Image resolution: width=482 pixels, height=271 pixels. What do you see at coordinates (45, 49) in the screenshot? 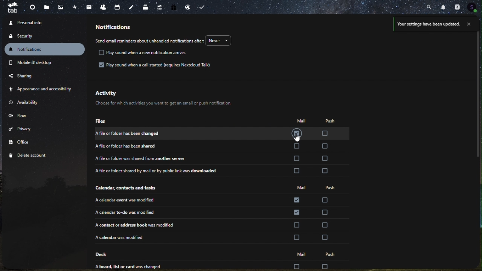
I see `notification` at bounding box center [45, 49].